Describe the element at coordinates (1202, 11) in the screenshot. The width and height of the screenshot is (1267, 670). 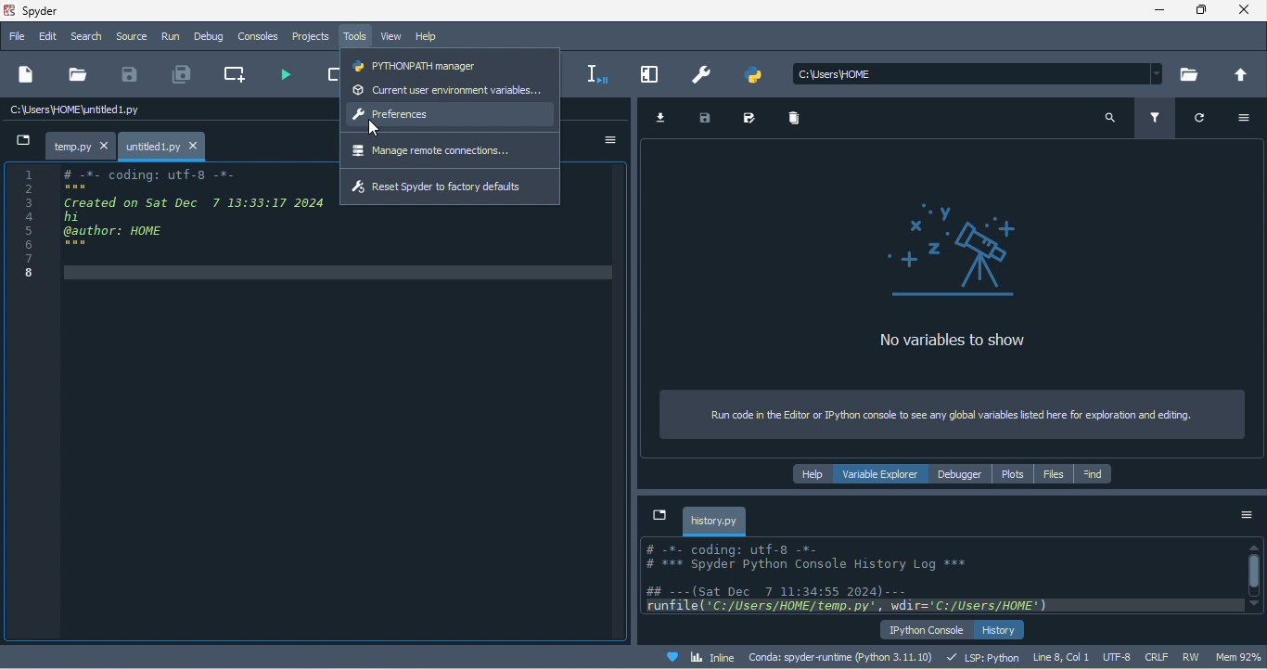
I see `maximize` at that location.